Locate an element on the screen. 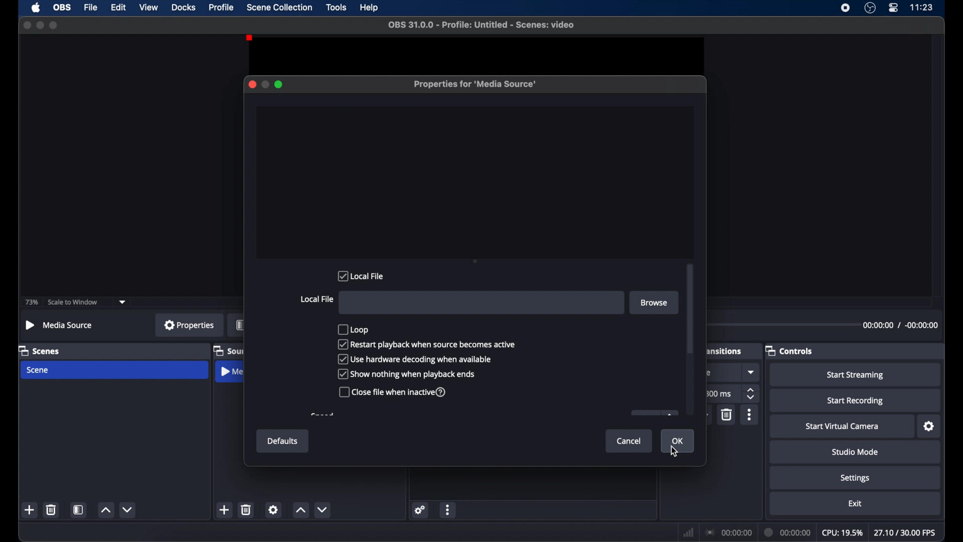 The image size is (963, 542). scene collection is located at coordinates (279, 7).